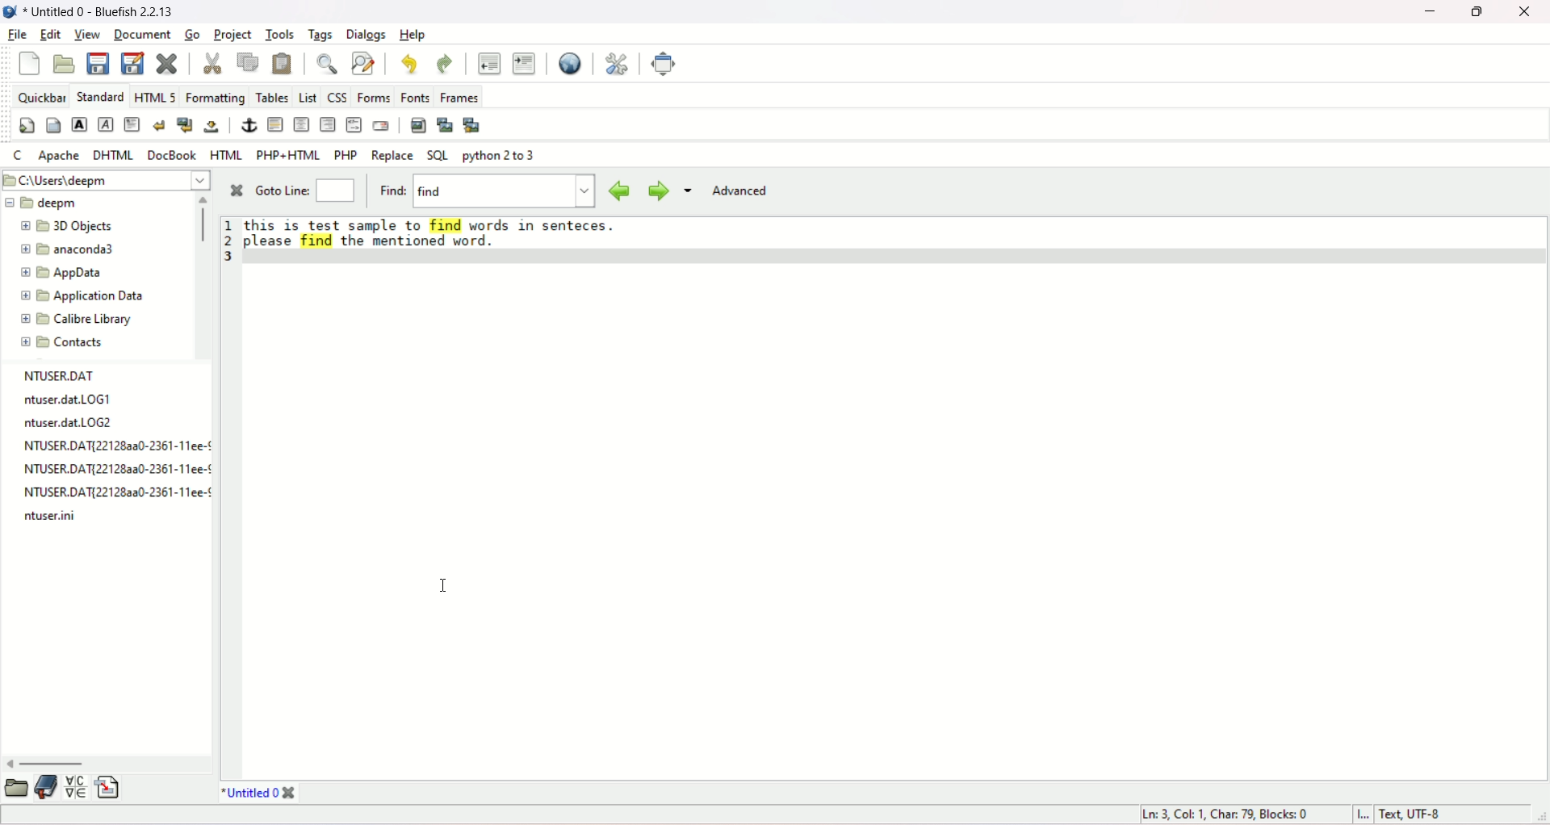  Describe the element at coordinates (61, 273) in the screenshot. I see `app` at that location.